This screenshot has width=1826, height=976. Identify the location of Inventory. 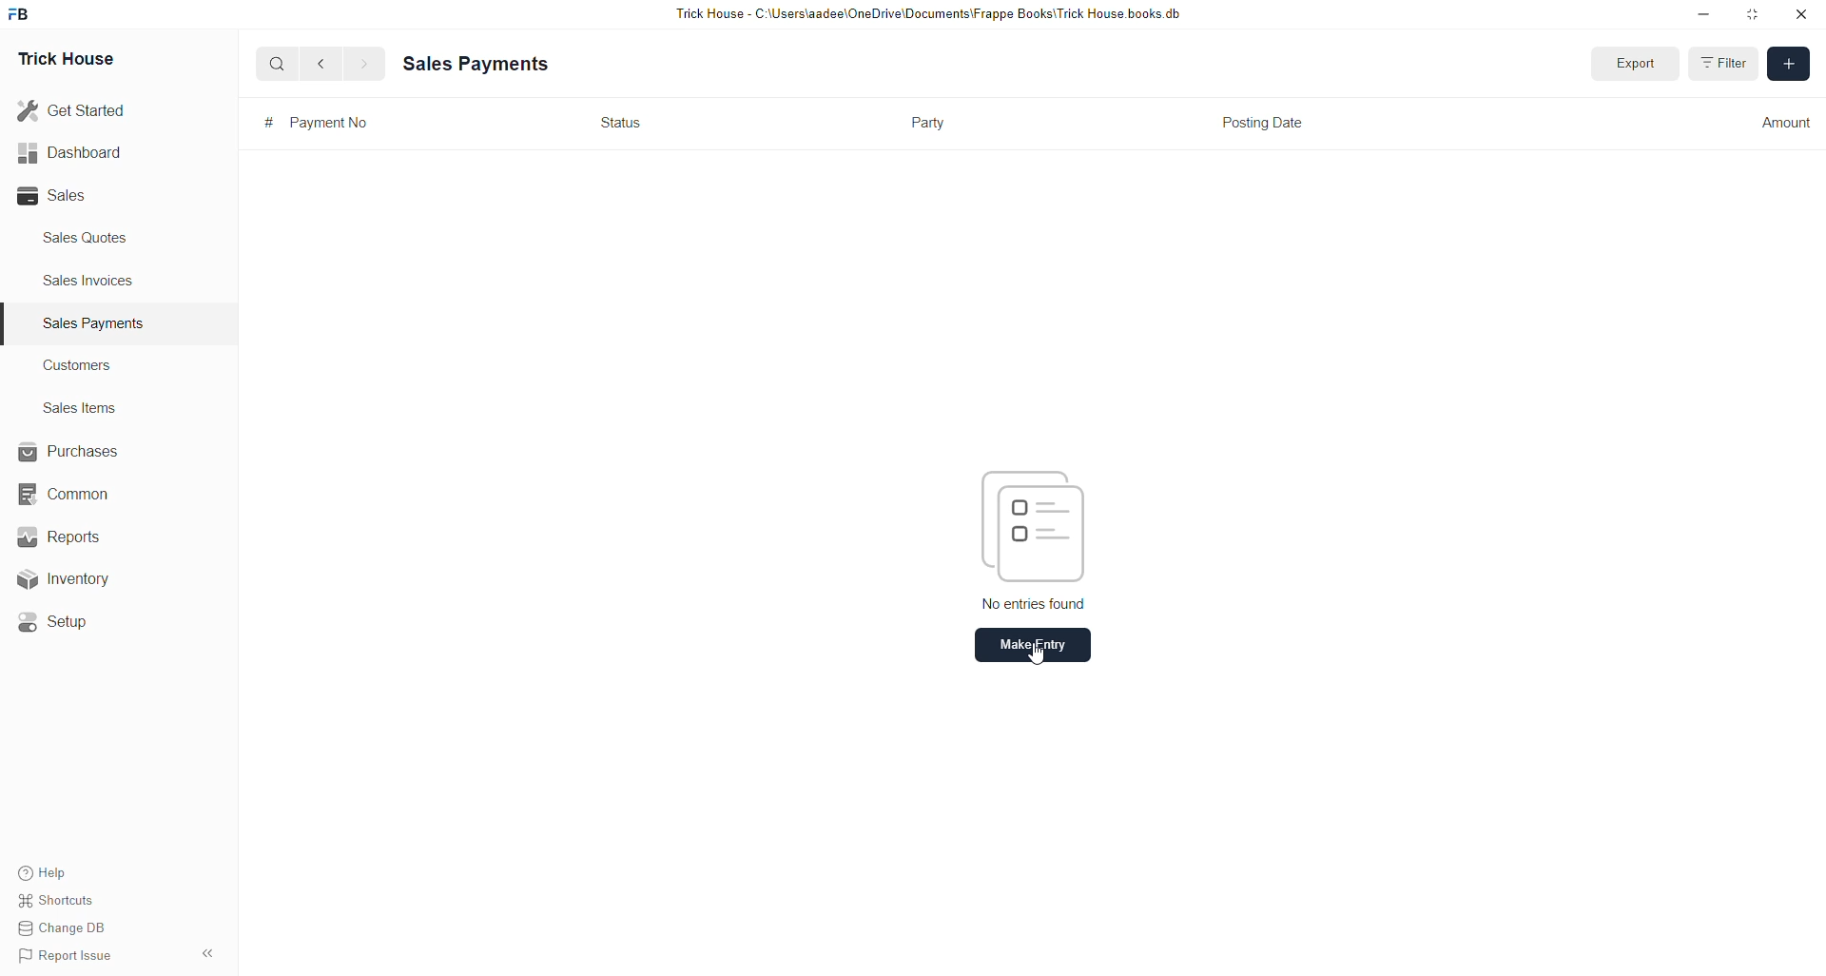
(86, 577).